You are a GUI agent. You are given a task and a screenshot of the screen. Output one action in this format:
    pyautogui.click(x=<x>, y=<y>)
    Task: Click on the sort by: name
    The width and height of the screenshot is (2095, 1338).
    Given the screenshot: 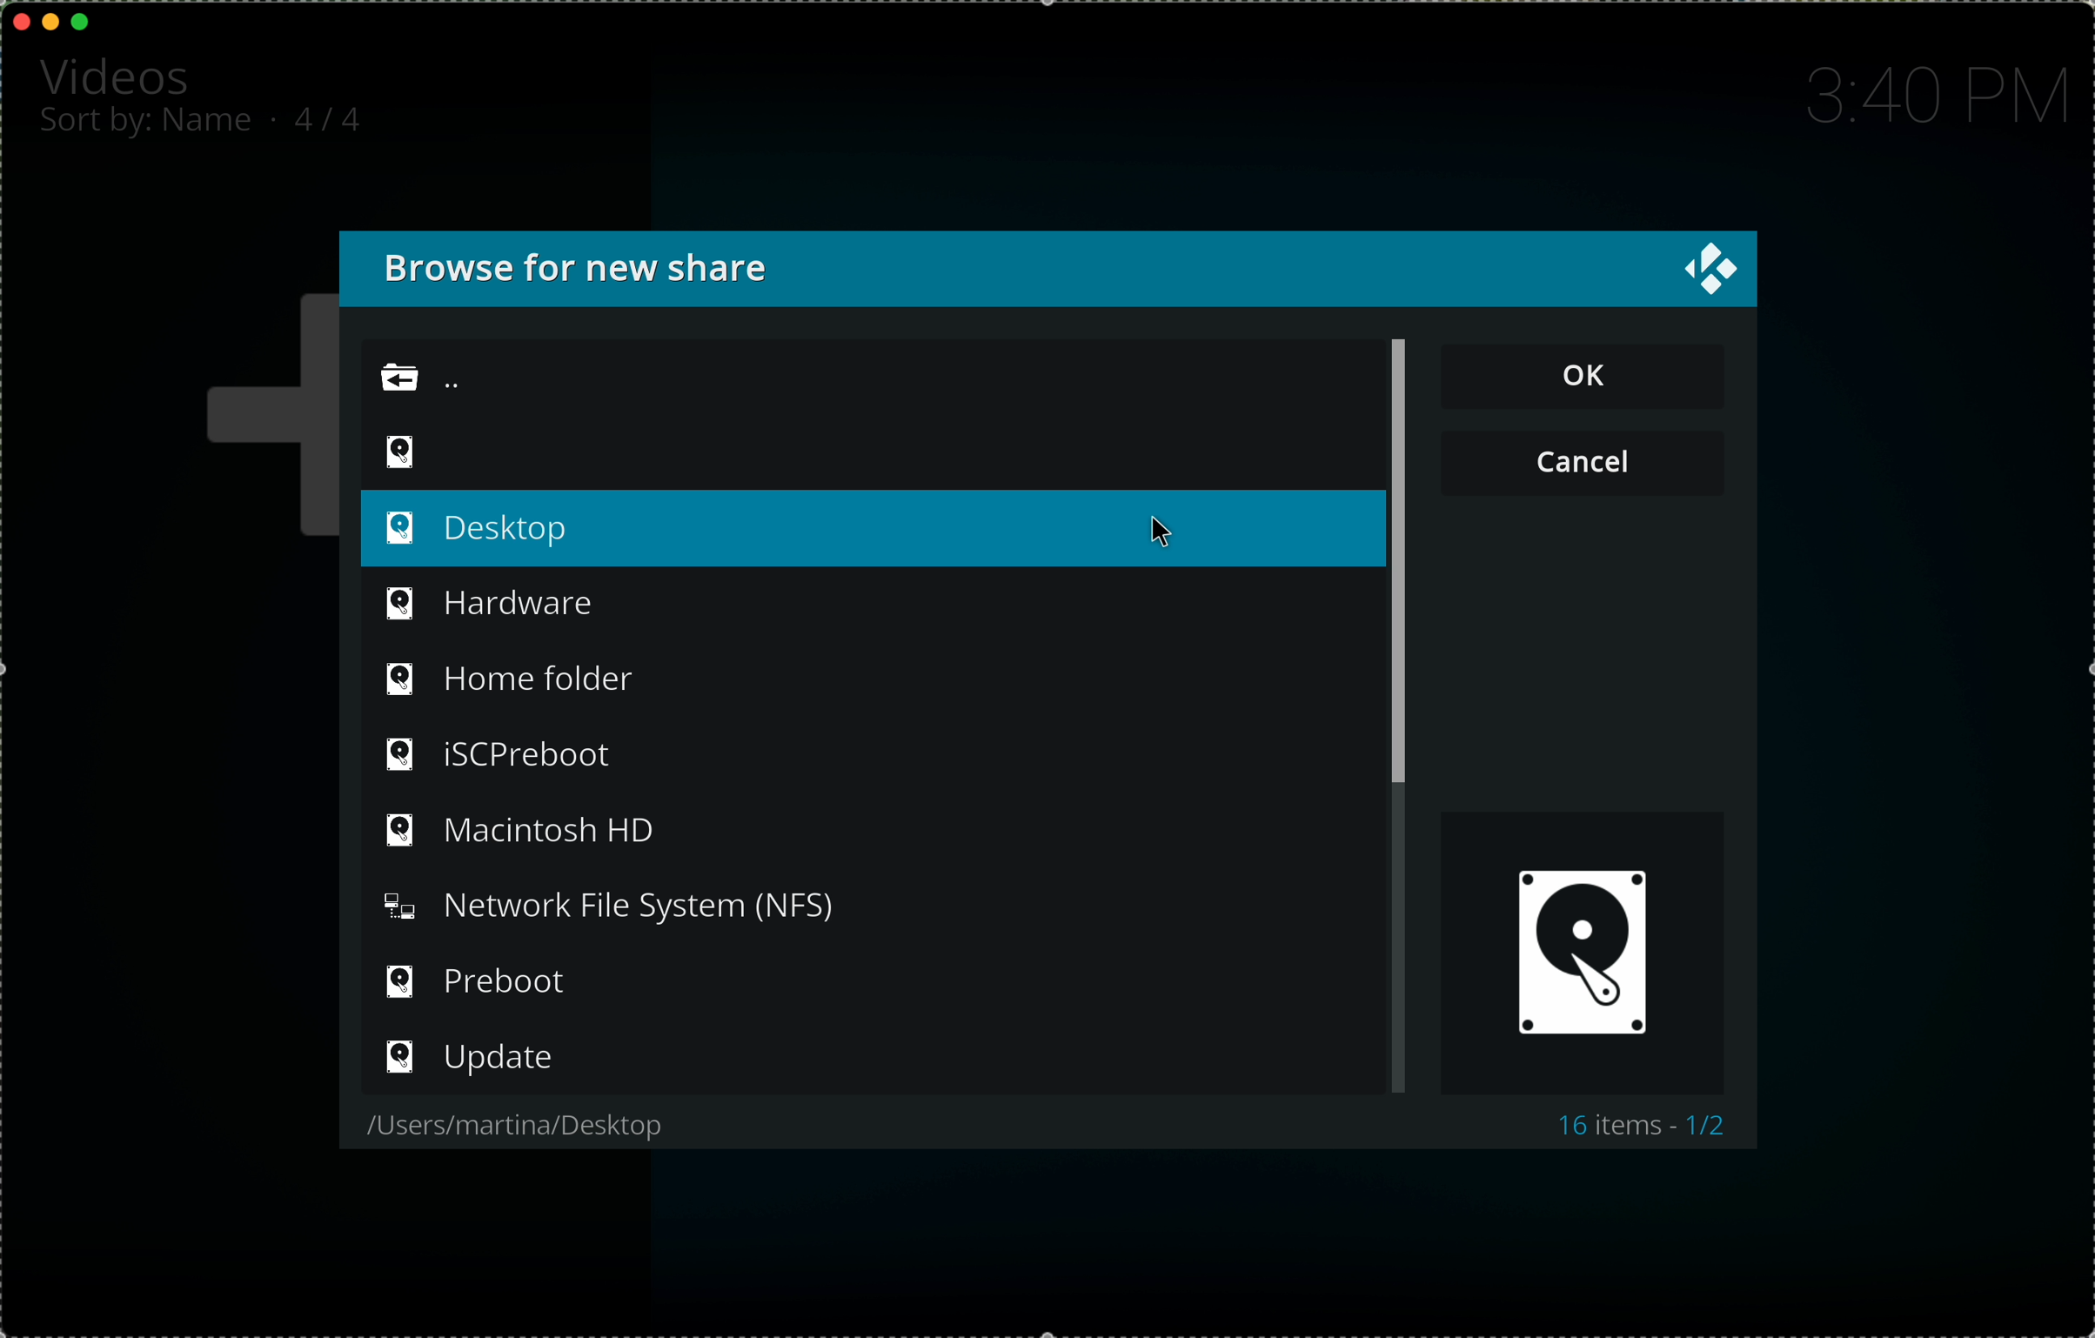 What is the action you would take?
    pyautogui.click(x=148, y=126)
    